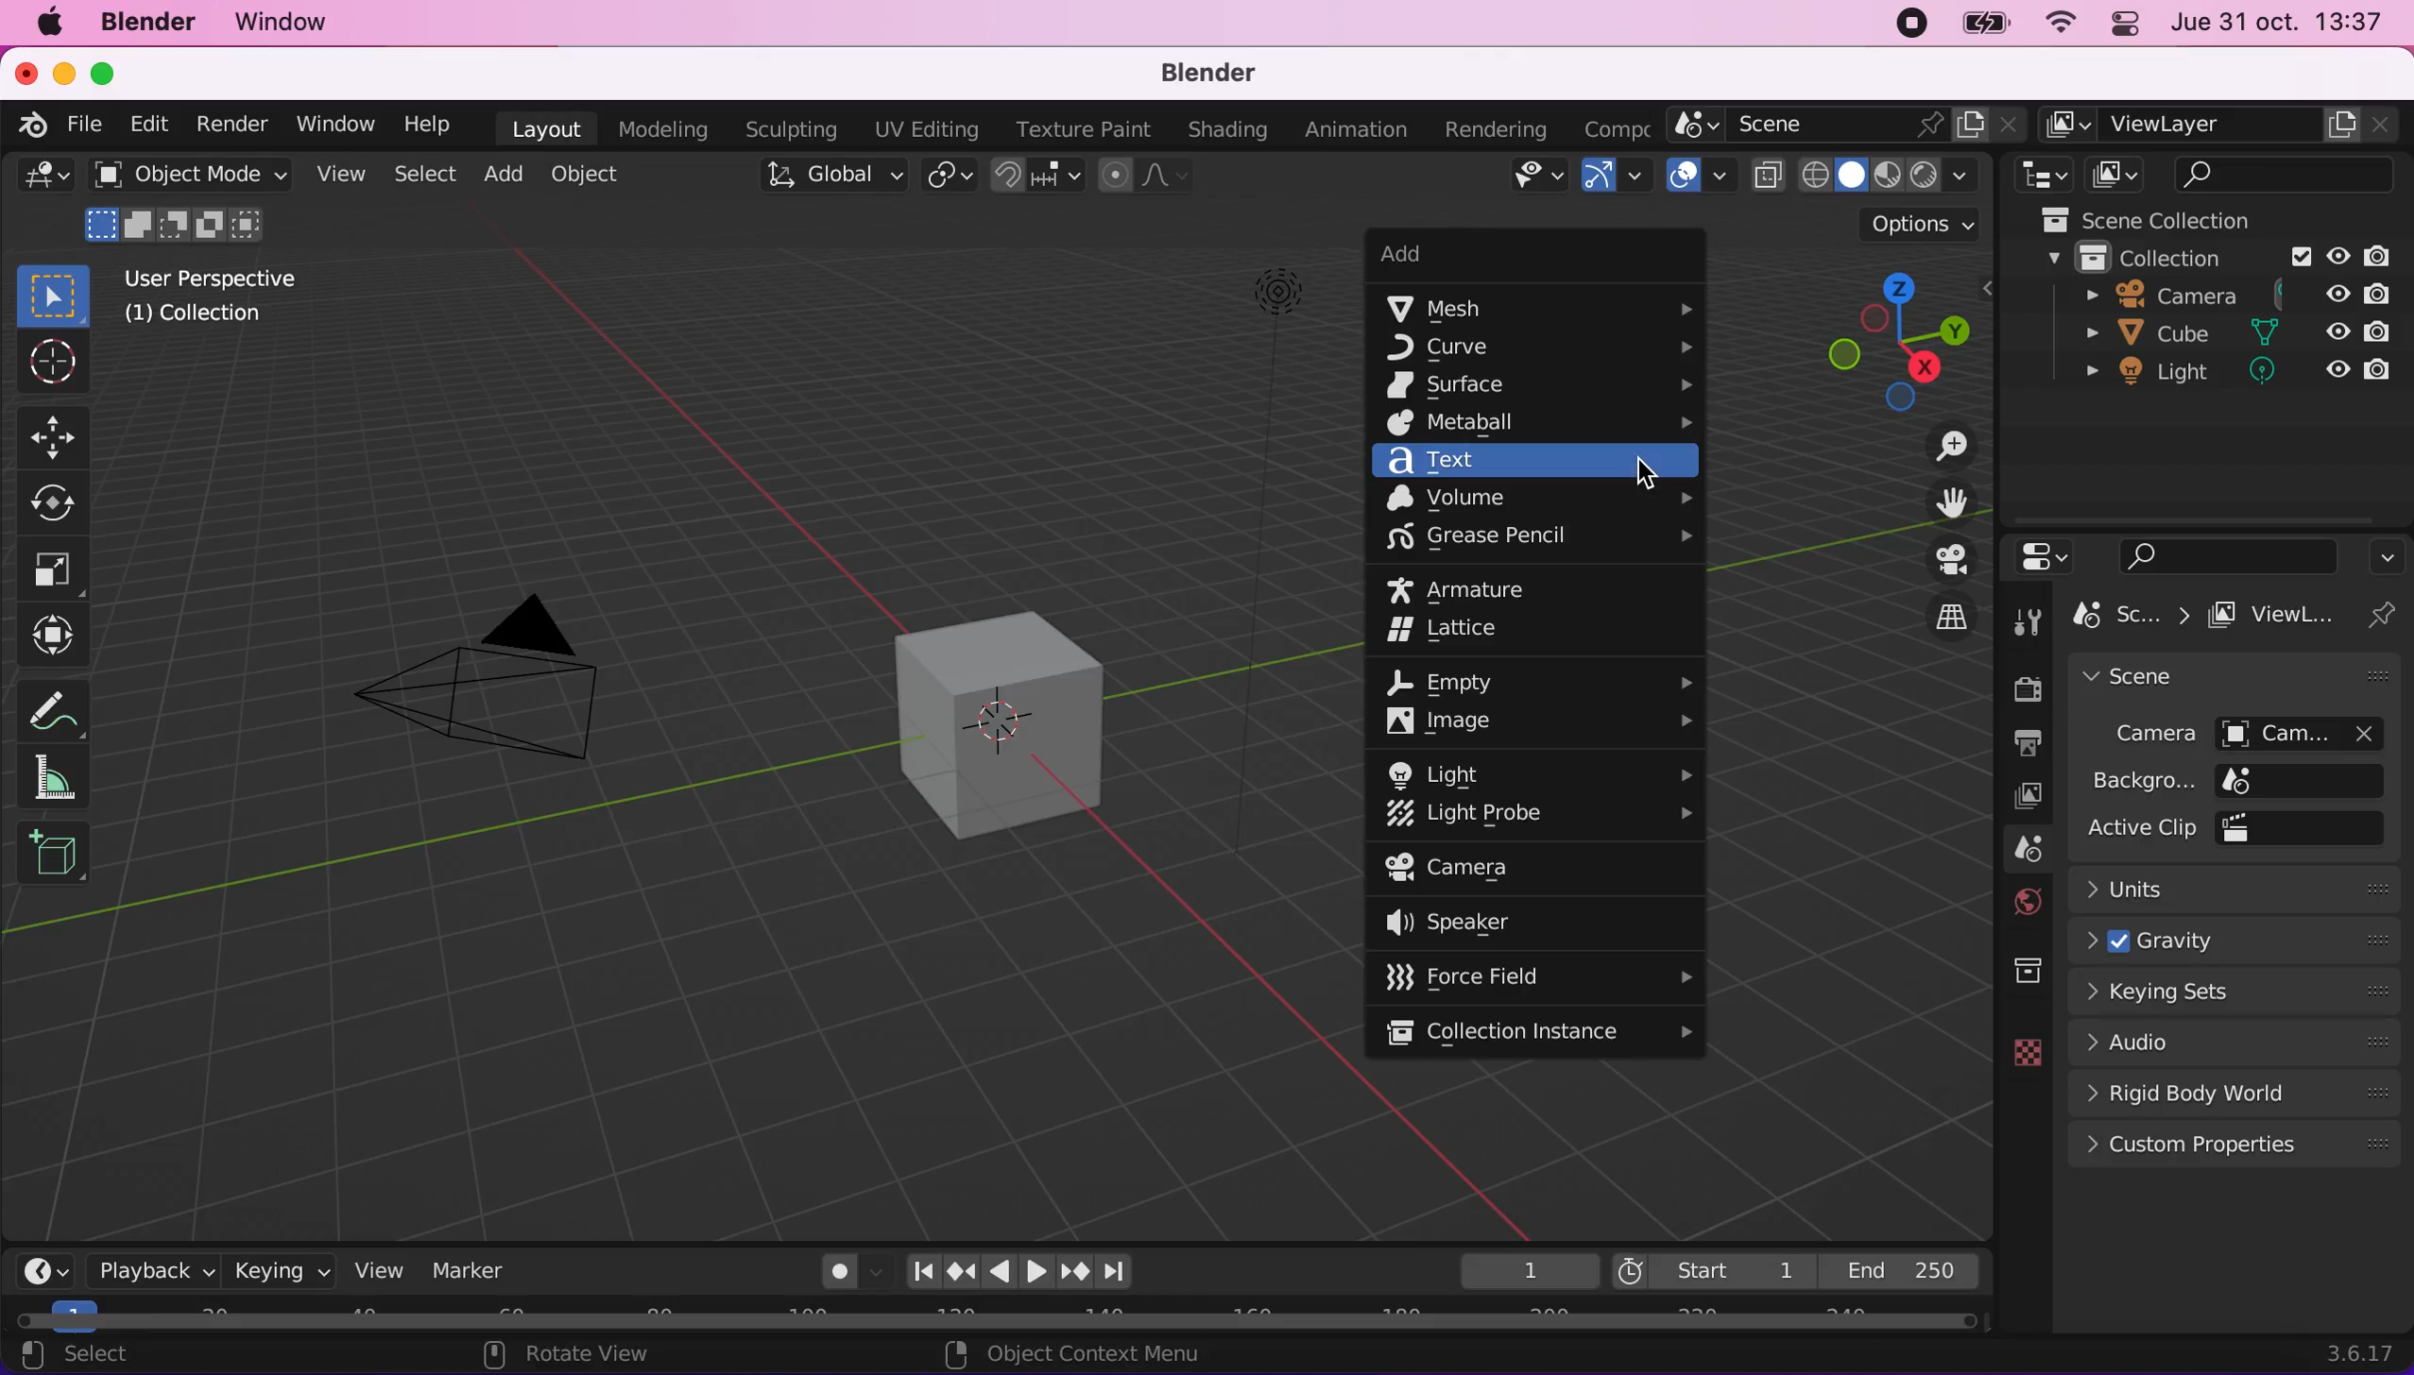  I want to click on empty, so click(1548, 683).